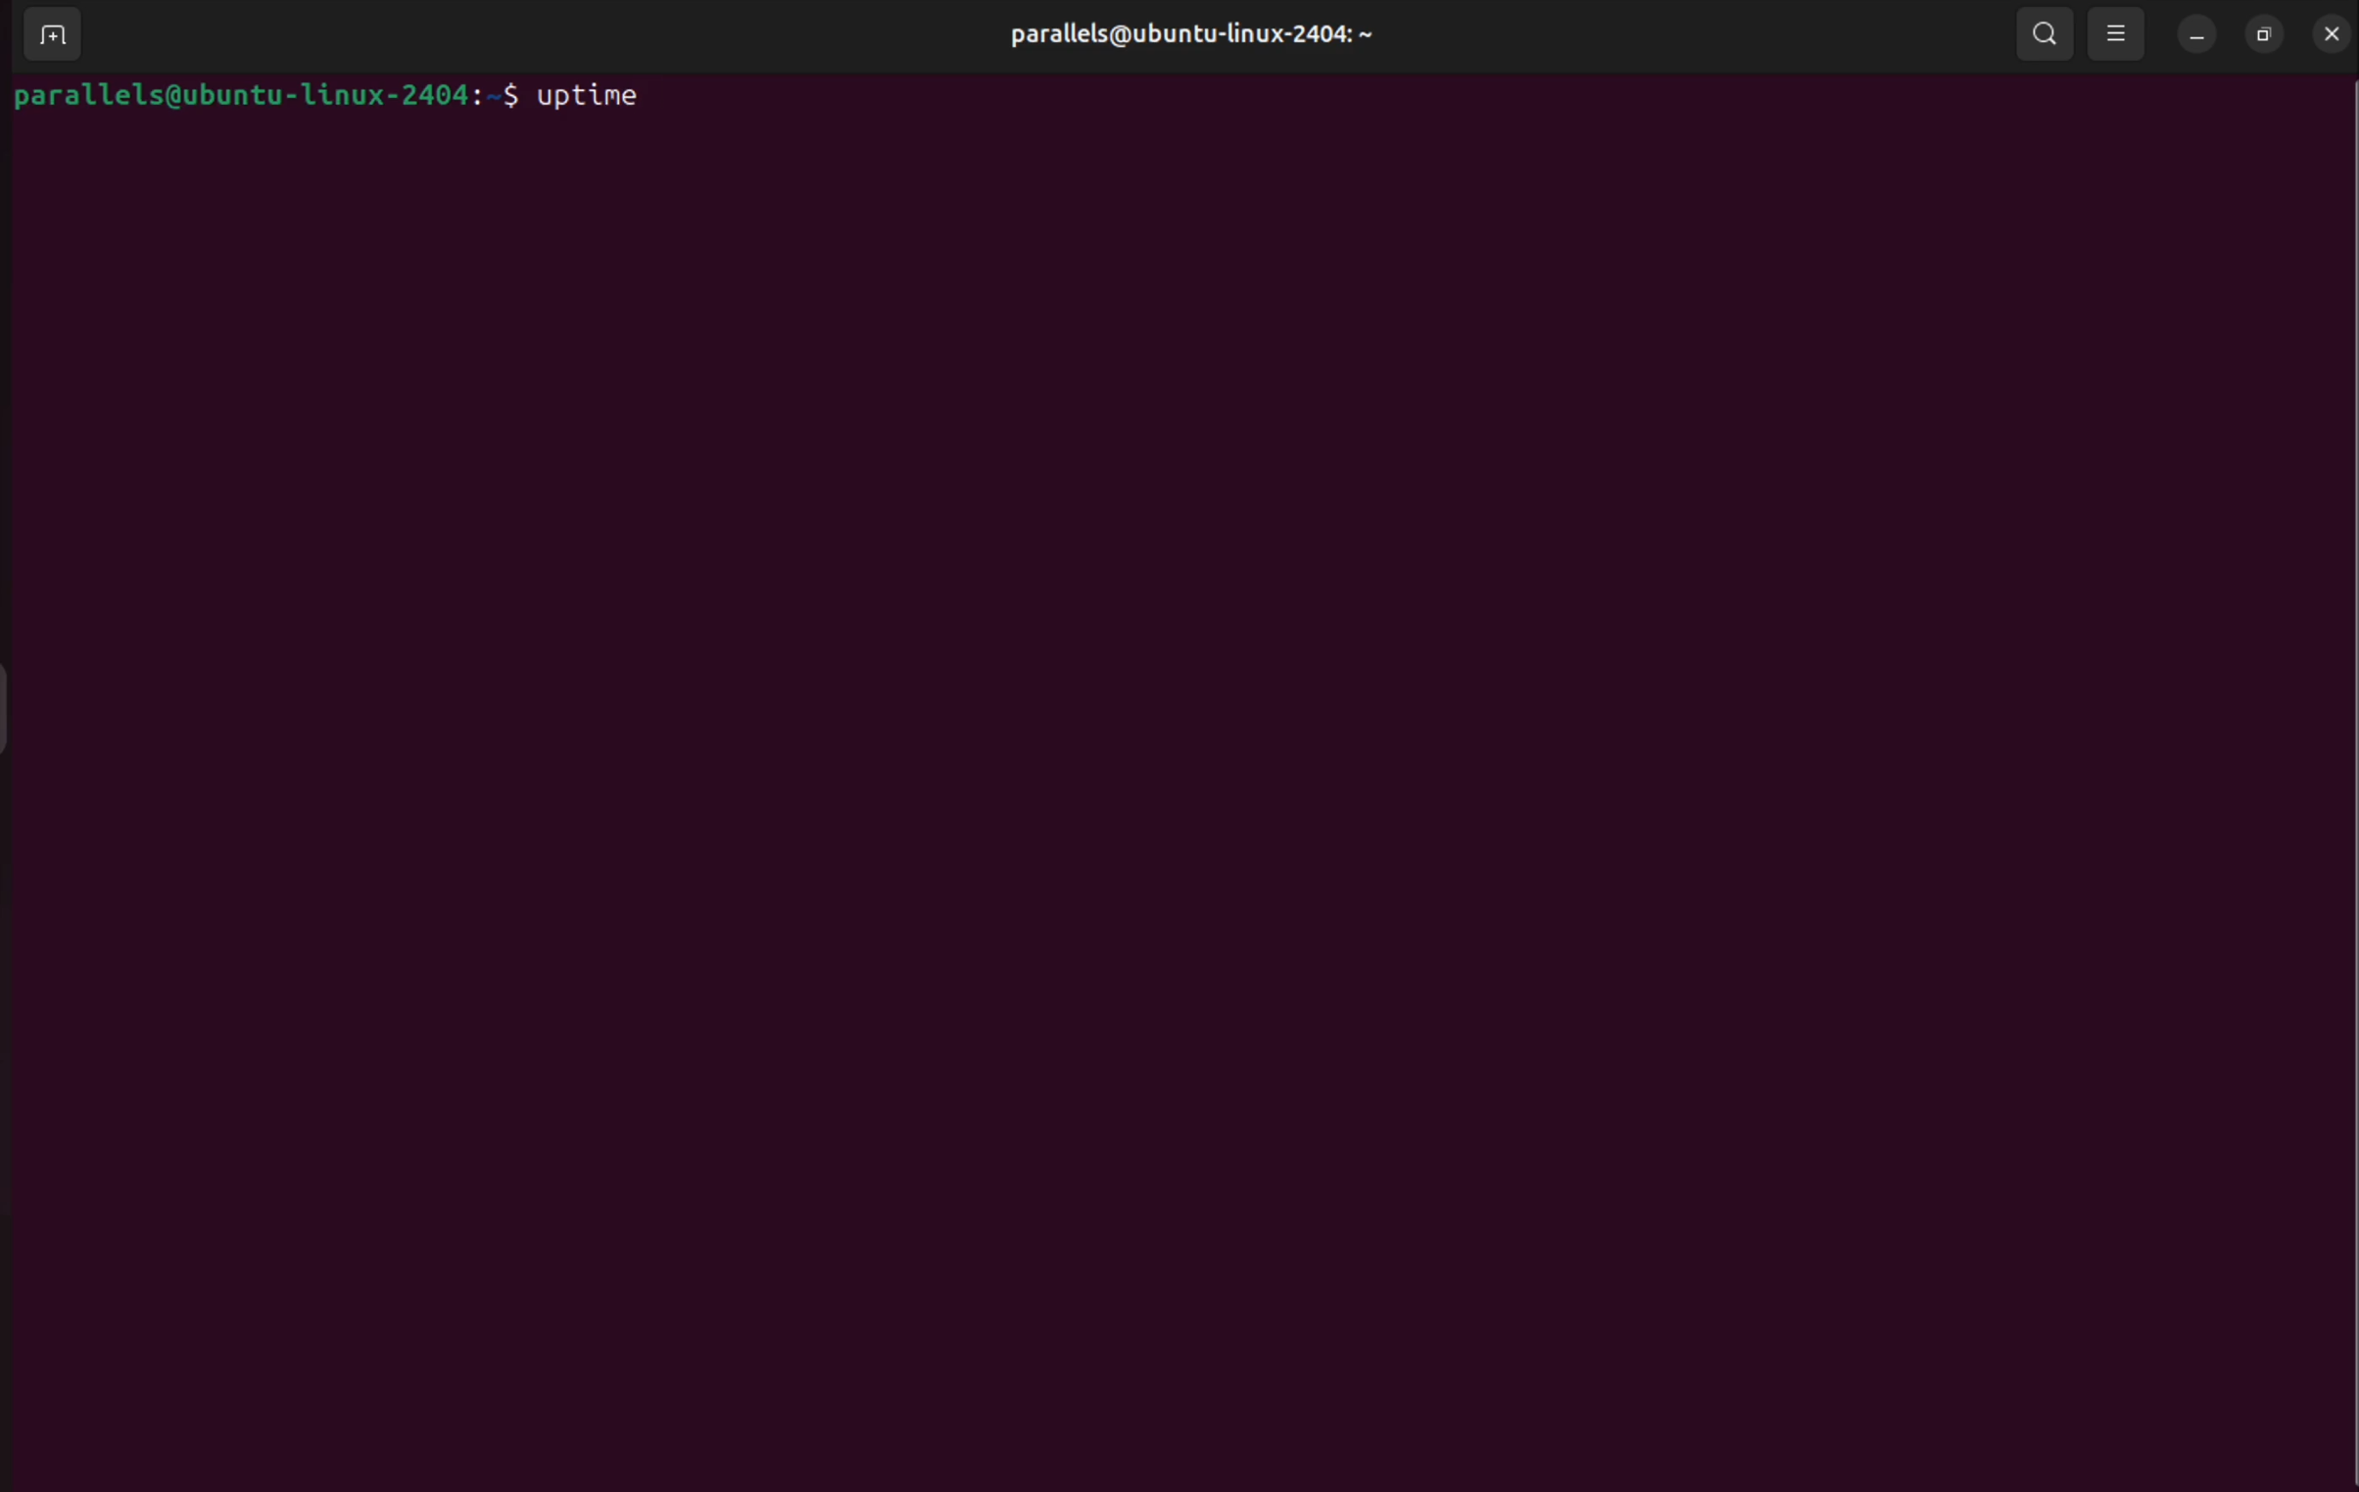 The width and height of the screenshot is (2359, 1492). What do you see at coordinates (2333, 32) in the screenshot?
I see `close` at bounding box center [2333, 32].